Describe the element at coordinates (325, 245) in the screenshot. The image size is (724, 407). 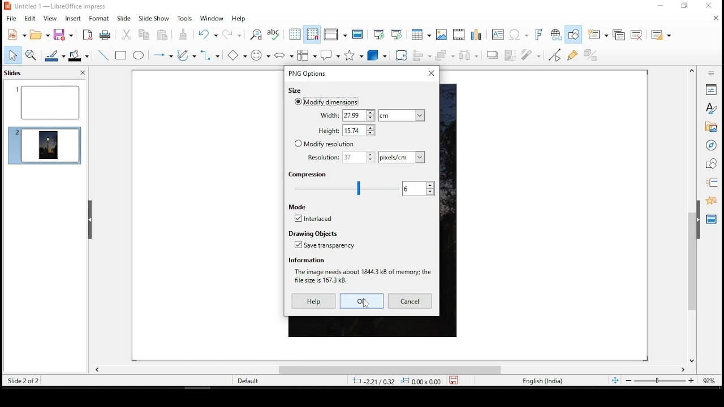
I see `save transperancy` at that location.